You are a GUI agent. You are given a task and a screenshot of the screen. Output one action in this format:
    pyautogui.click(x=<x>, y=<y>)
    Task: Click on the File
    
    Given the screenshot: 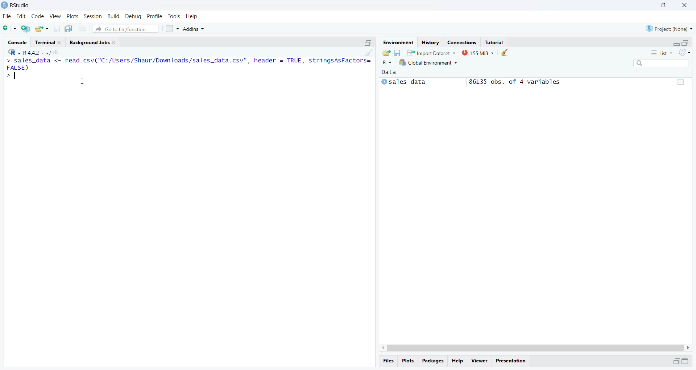 What is the action you would take?
    pyautogui.click(x=7, y=17)
    